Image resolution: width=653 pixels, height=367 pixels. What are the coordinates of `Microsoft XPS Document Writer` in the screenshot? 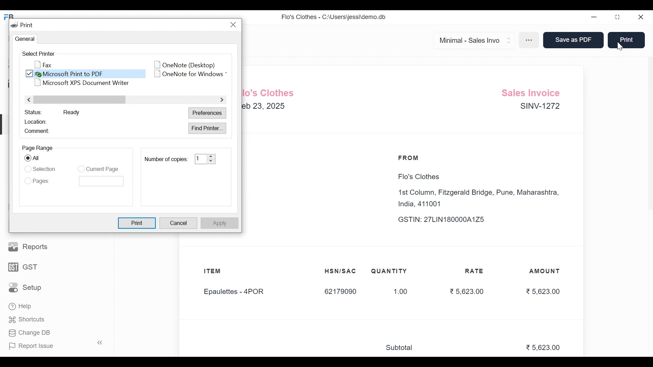 It's located at (81, 83).